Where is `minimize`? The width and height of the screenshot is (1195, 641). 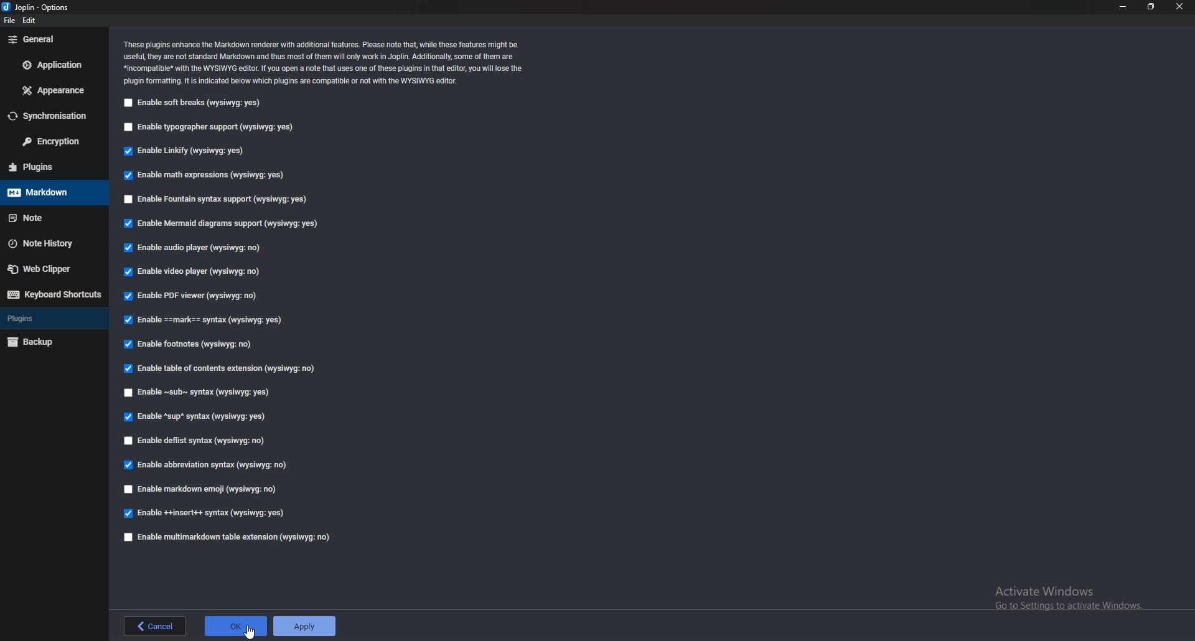
minimize is located at coordinates (1122, 6).